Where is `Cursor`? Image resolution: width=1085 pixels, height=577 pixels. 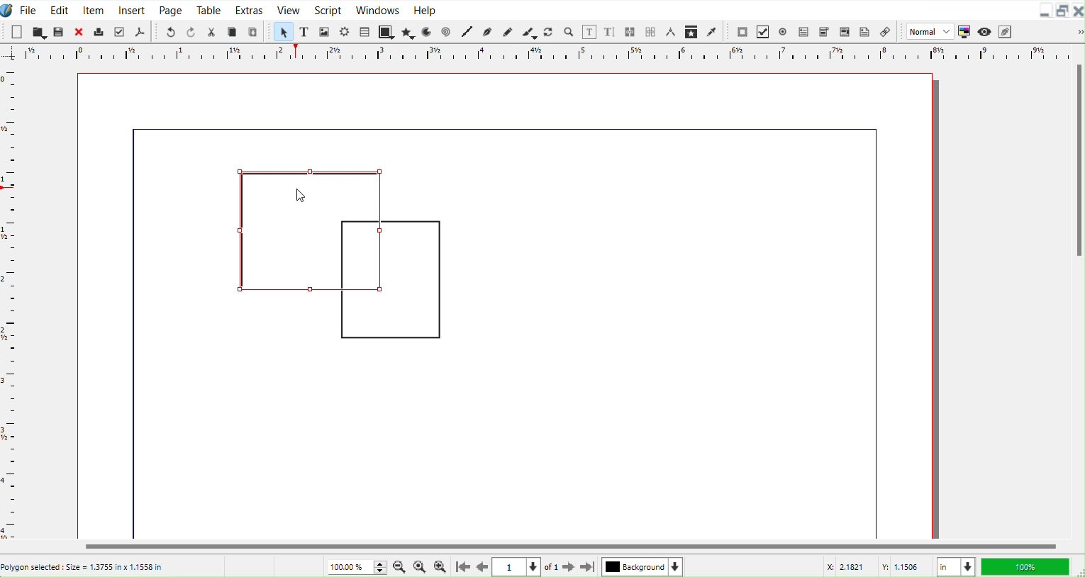 Cursor is located at coordinates (300, 196).